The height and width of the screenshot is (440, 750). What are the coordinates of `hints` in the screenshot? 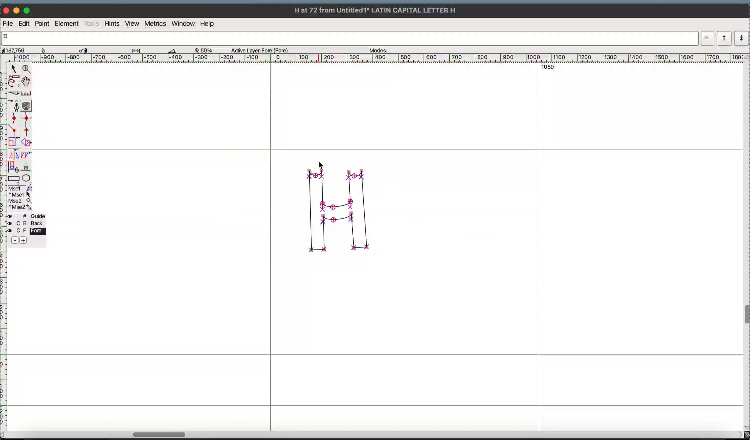 It's located at (110, 24).